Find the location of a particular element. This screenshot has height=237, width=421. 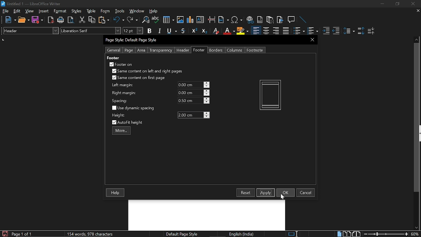

increase spacing is located at coordinates (207, 98).